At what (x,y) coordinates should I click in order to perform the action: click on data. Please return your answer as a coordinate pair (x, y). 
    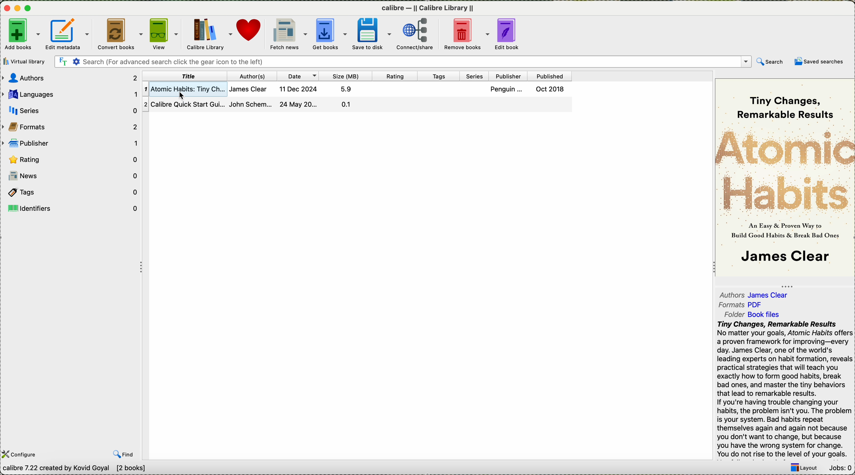
    Looking at the image, I should click on (73, 469).